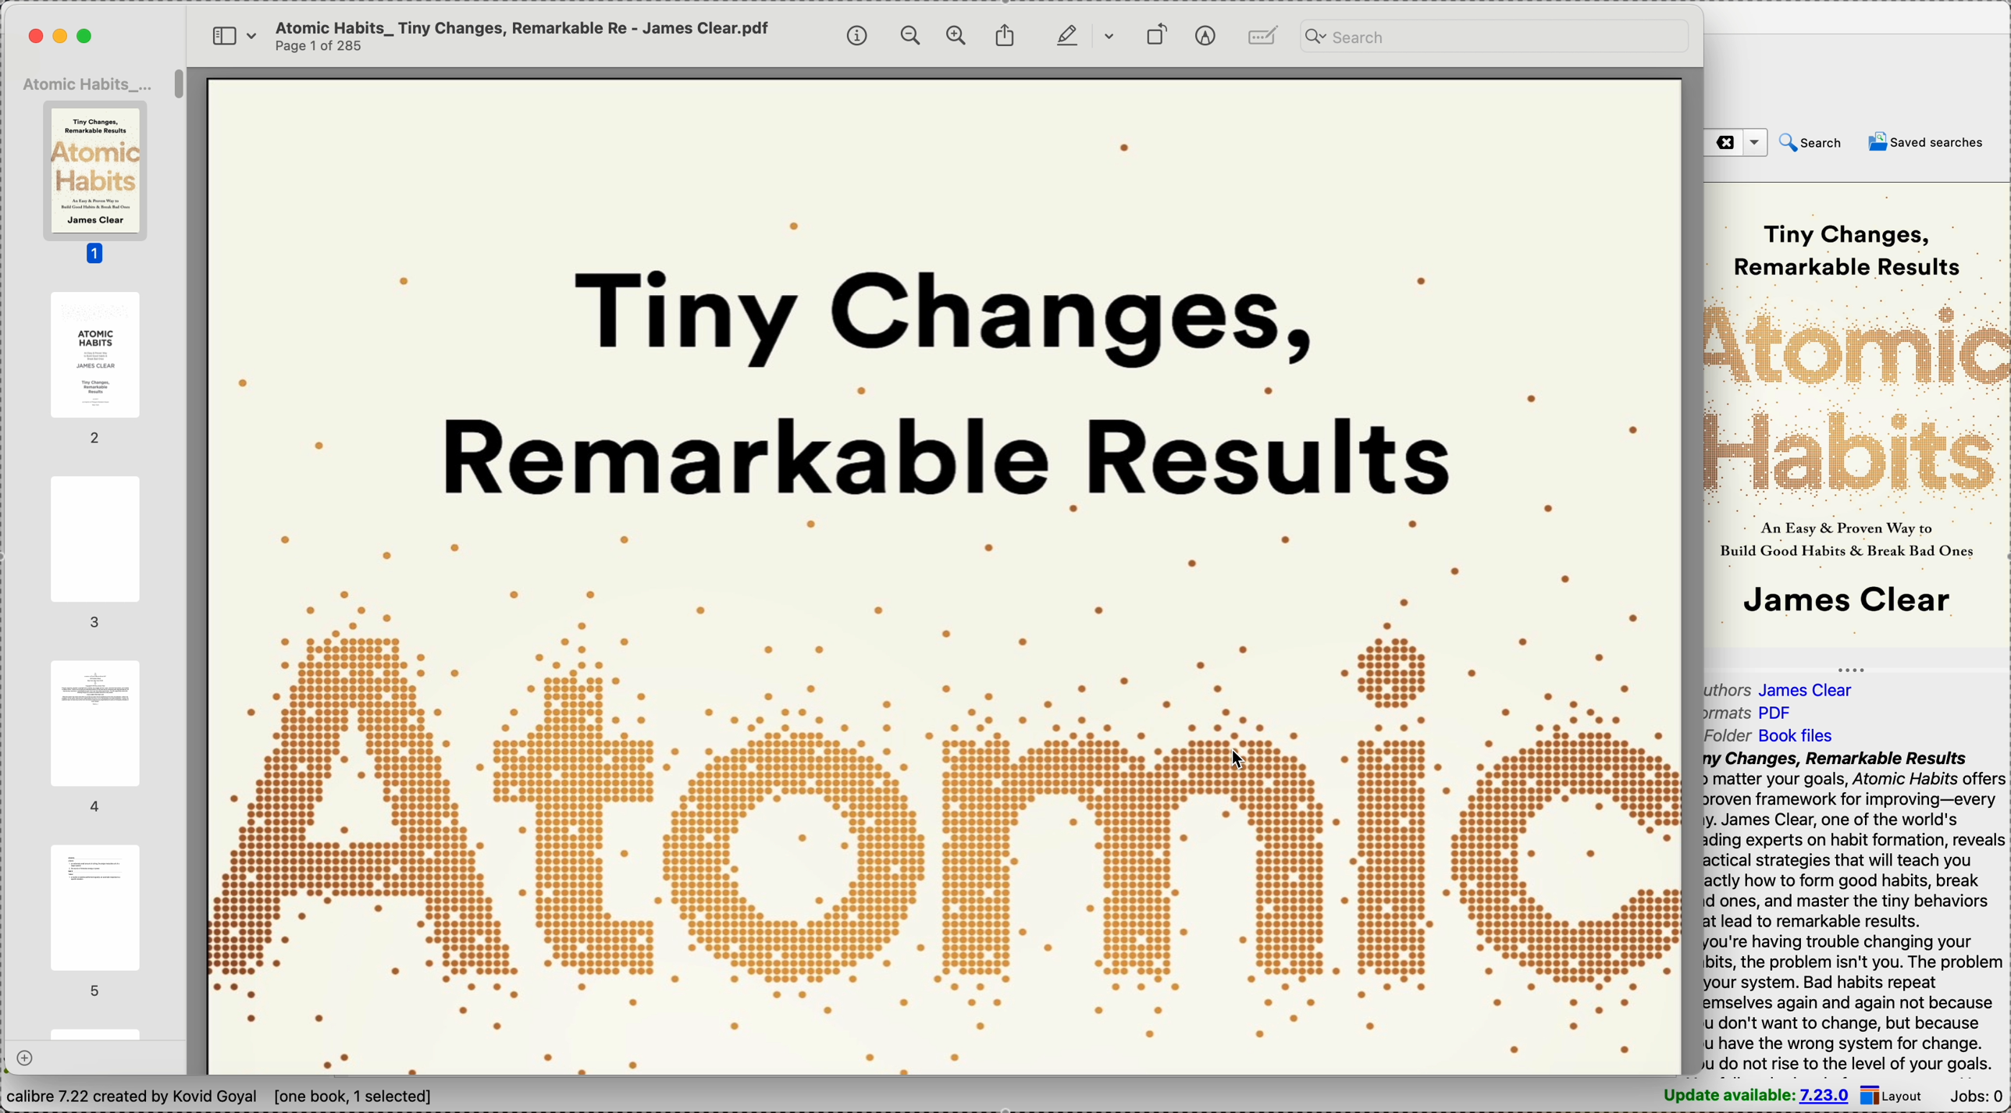  Describe the element at coordinates (319, 44) in the screenshot. I see `page 1 of 285` at that location.